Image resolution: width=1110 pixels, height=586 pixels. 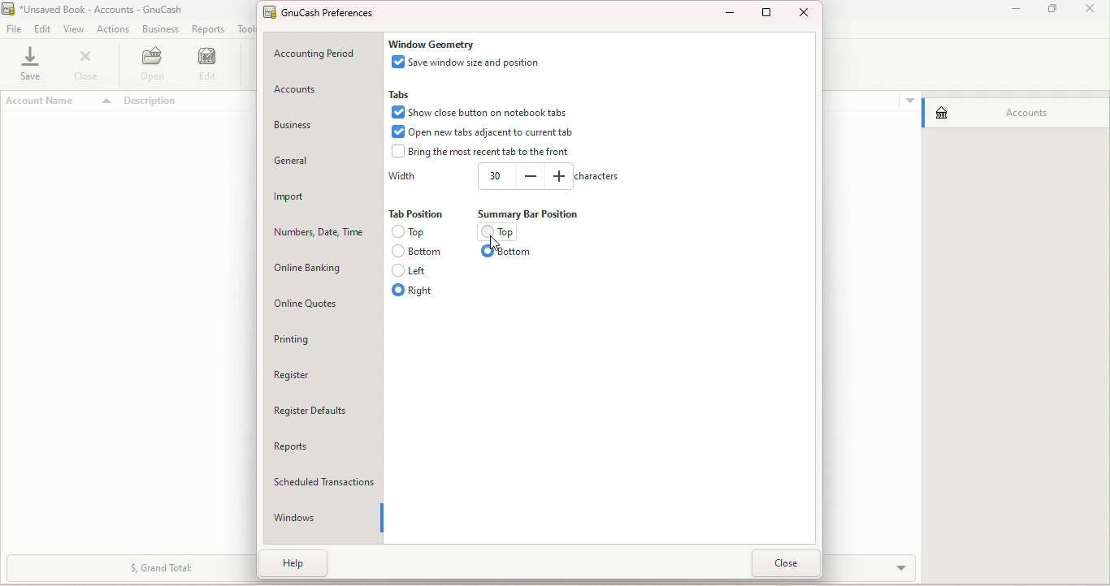 What do you see at coordinates (470, 62) in the screenshot?
I see `Save window size and position` at bounding box center [470, 62].